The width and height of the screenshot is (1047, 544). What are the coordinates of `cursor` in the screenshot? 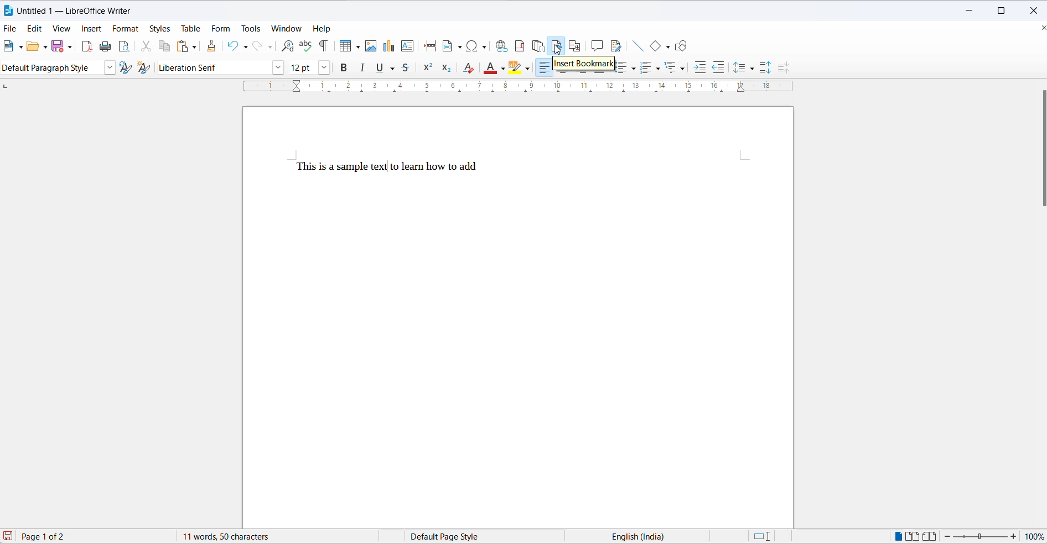 It's located at (558, 44).